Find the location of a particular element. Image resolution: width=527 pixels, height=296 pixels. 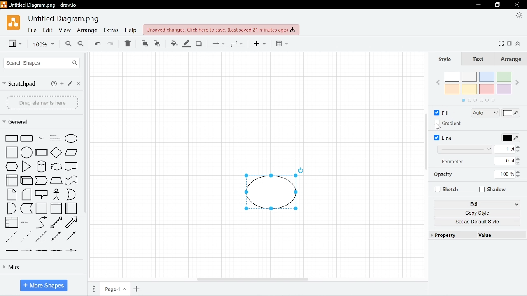

Search shapes is located at coordinates (42, 63).